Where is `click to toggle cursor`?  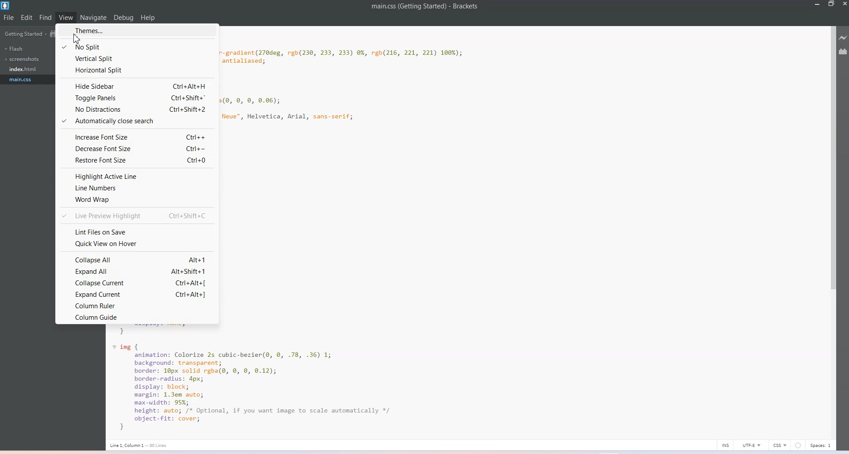
click to toggle cursor is located at coordinates (725, 445).